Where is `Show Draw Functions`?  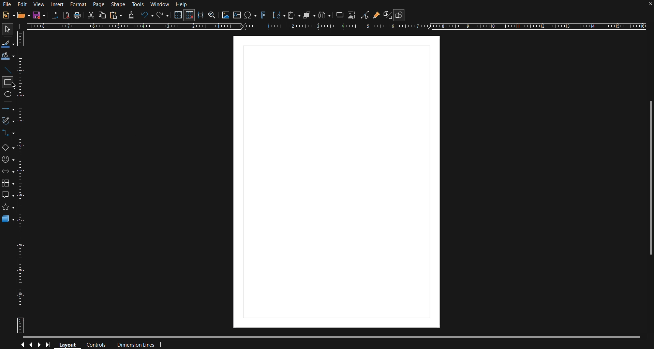 Show Draw Functions is located at coordinates (399, 15).